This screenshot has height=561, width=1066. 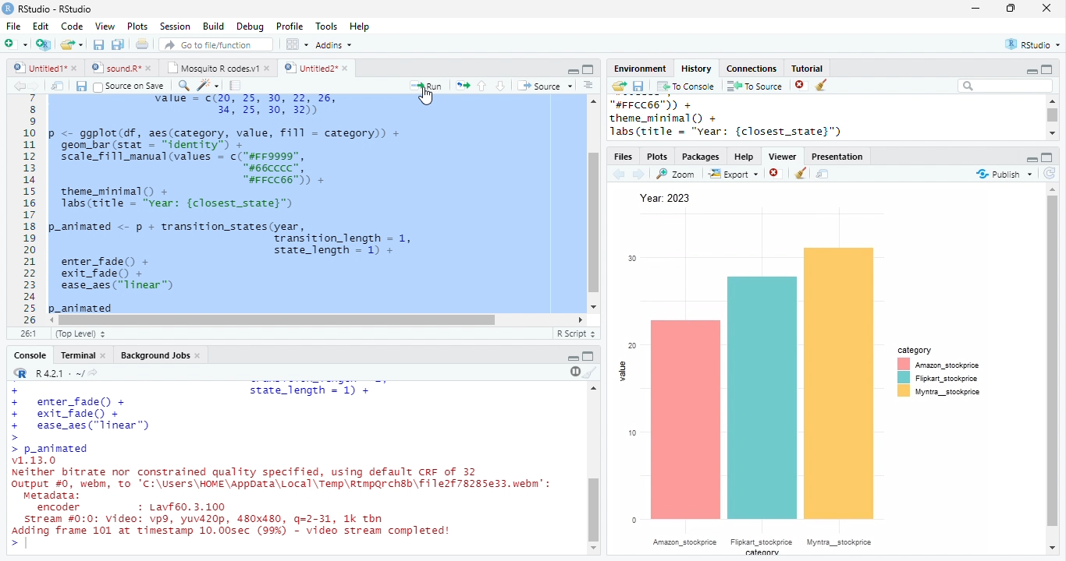 I want to click on Untitled1, so click(x=37, y=67).